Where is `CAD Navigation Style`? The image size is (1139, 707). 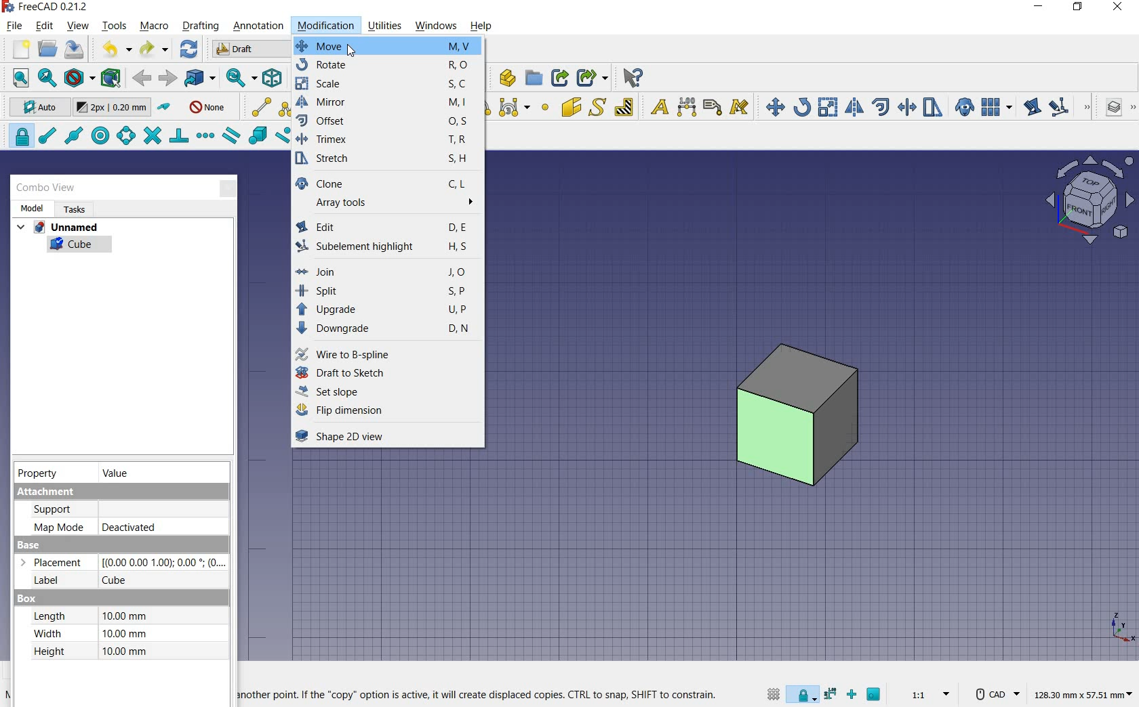 CAD Navigation Style is located at coordinates (995, 693).